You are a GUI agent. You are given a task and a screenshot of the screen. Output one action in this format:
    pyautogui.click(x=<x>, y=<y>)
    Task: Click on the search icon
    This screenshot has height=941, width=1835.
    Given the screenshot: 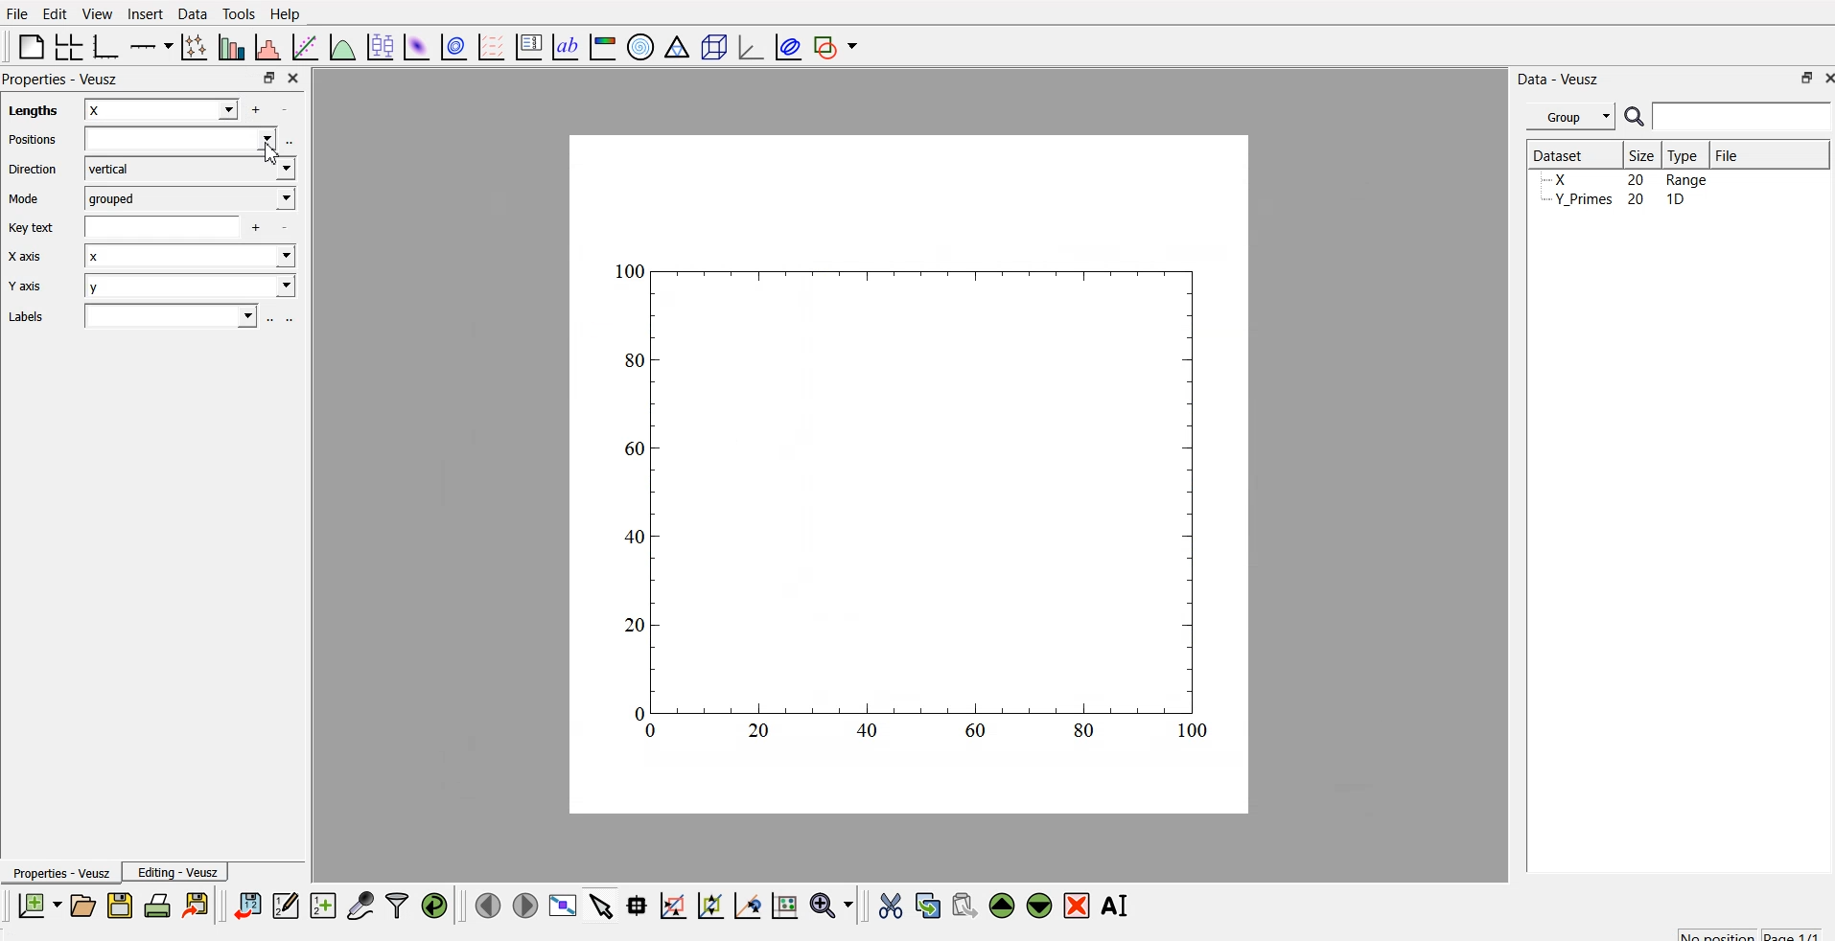 What is the action you would take?
    pyautogui.click(x=1638, y=119)
    